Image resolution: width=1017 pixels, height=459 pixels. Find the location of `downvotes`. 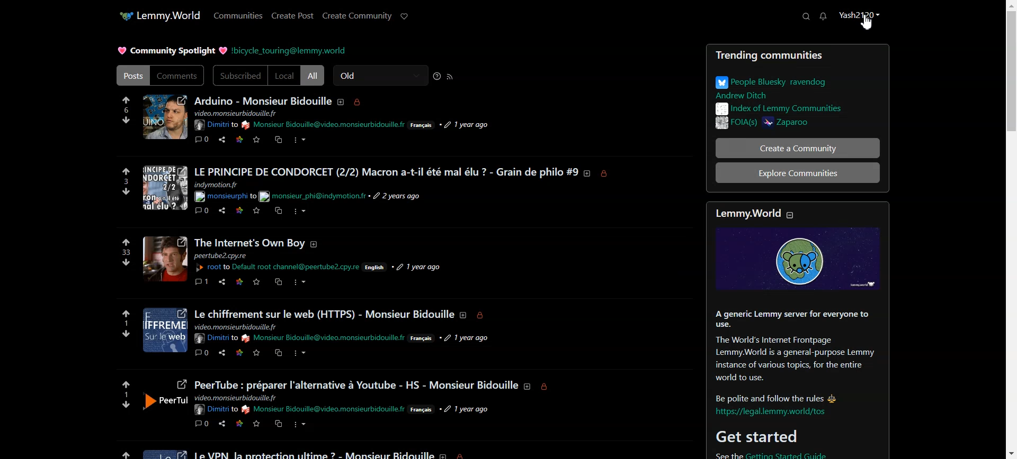

downvotes is located at coordinates (119, 334).